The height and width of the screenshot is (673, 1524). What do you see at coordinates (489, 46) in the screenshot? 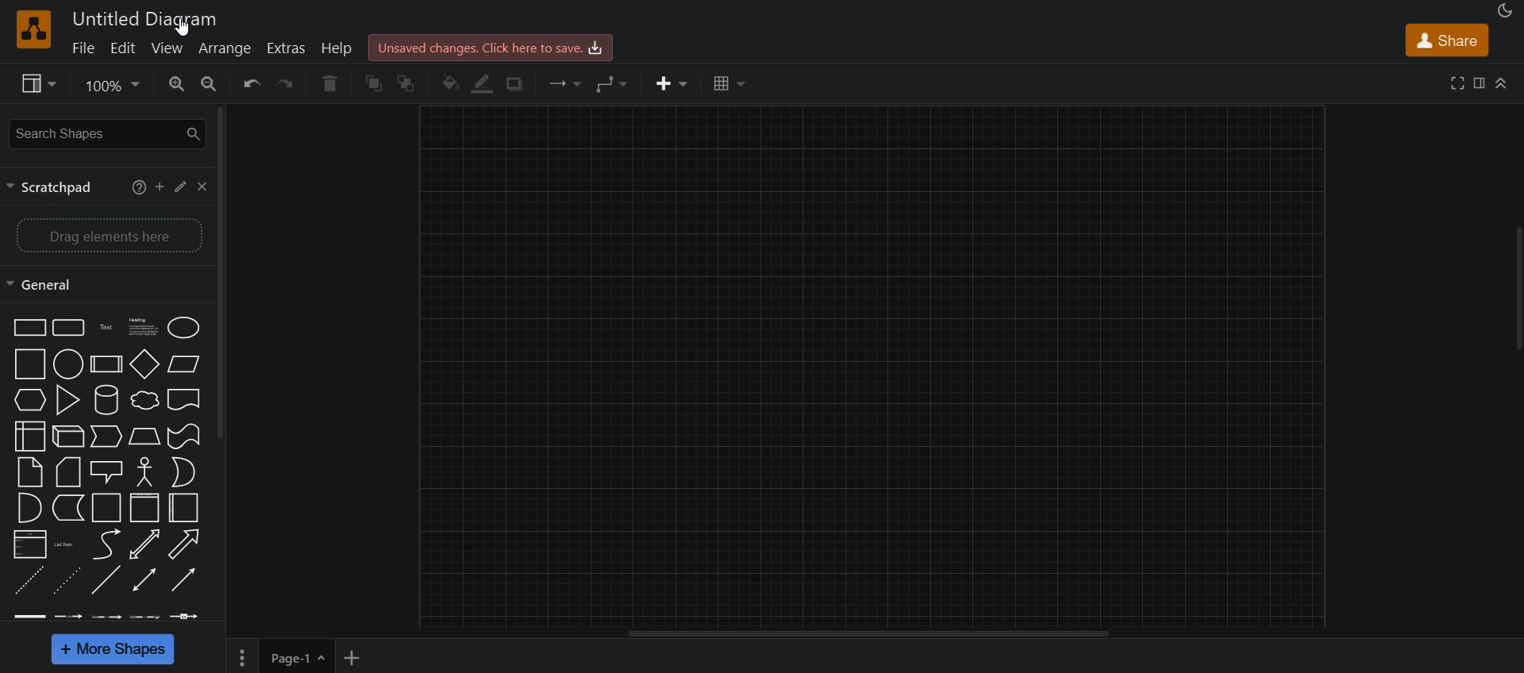
I see `click here to save.` at bounding box center [489, 46].